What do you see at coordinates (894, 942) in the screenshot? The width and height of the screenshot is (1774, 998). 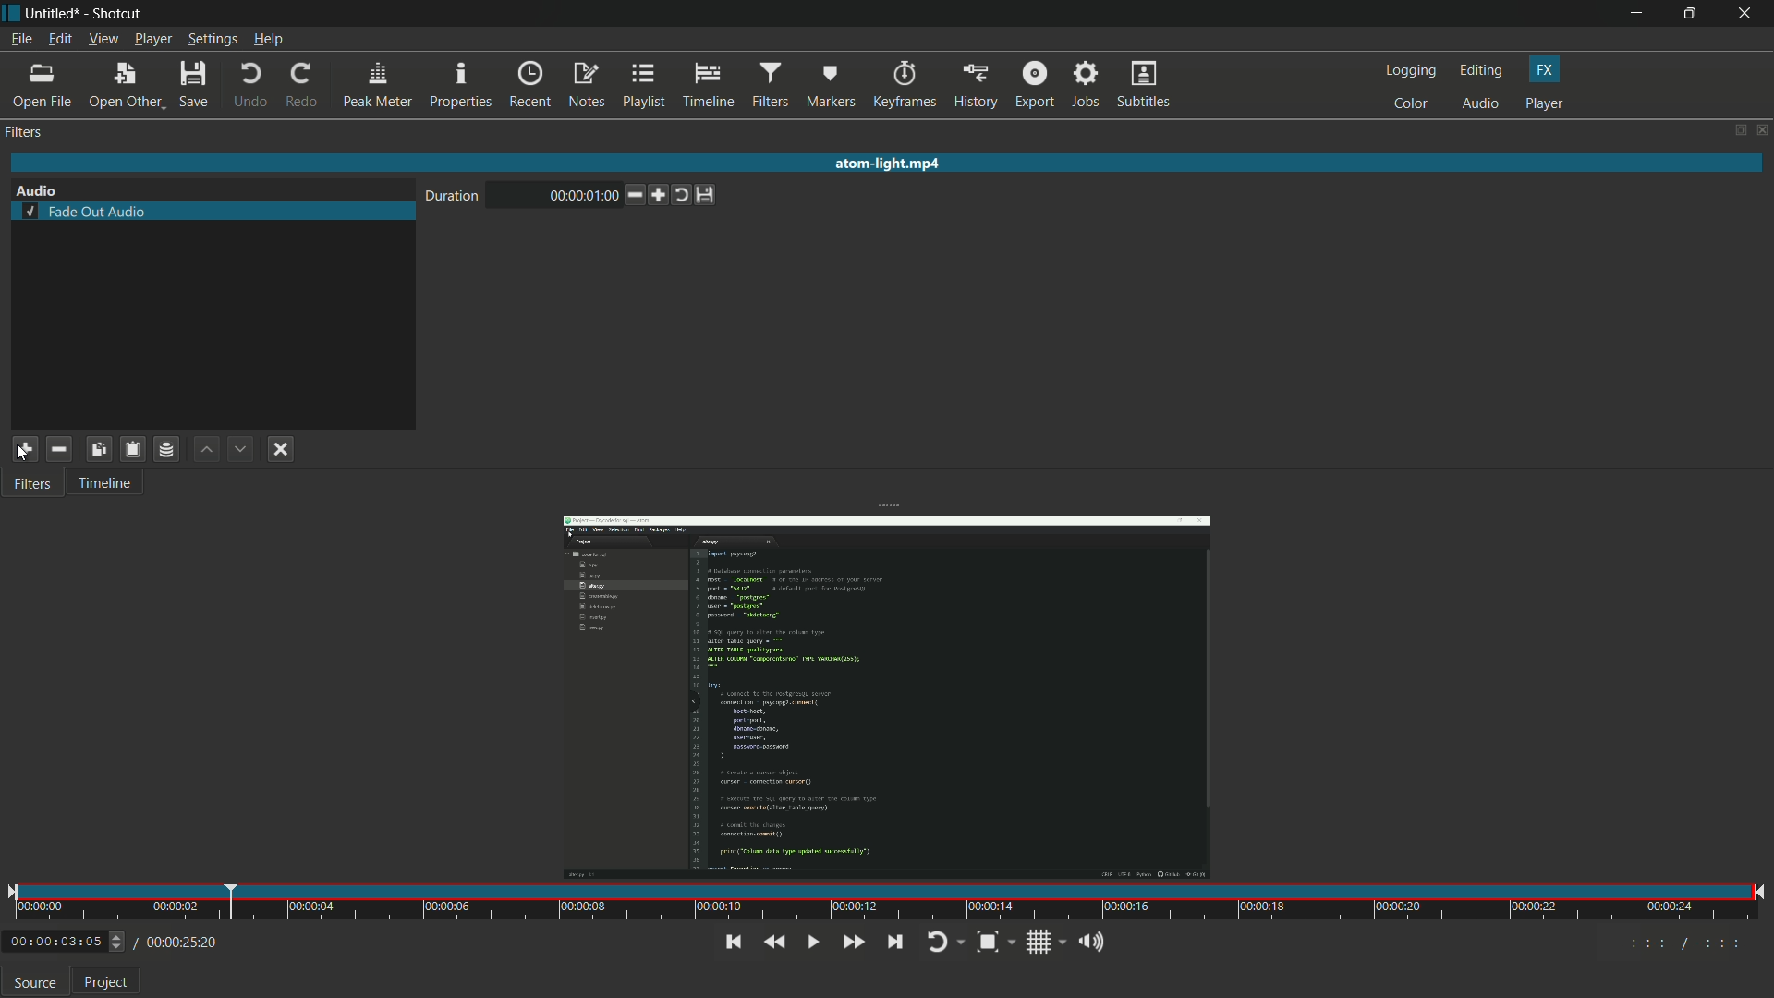 I see `skip to the next point` at bounding box center [894, 942].